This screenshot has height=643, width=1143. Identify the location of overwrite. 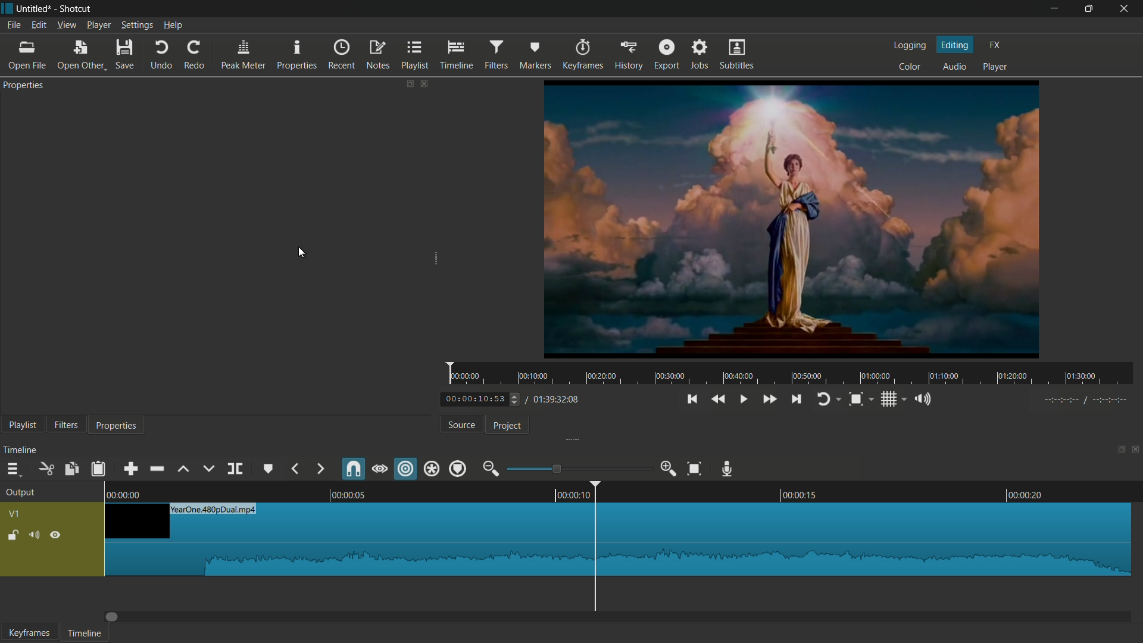
(208, 468).